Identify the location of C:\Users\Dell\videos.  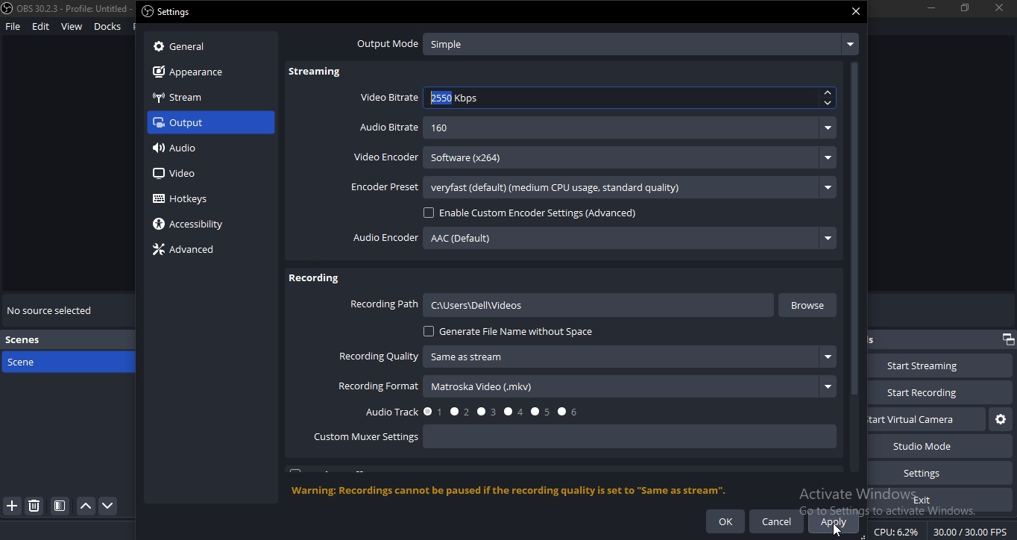
(599, 304).